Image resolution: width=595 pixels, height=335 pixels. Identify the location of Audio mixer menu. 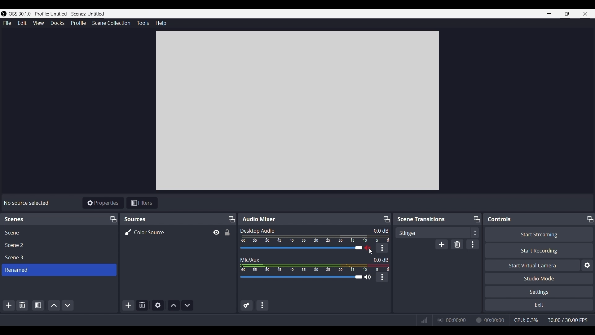
(262, 306).